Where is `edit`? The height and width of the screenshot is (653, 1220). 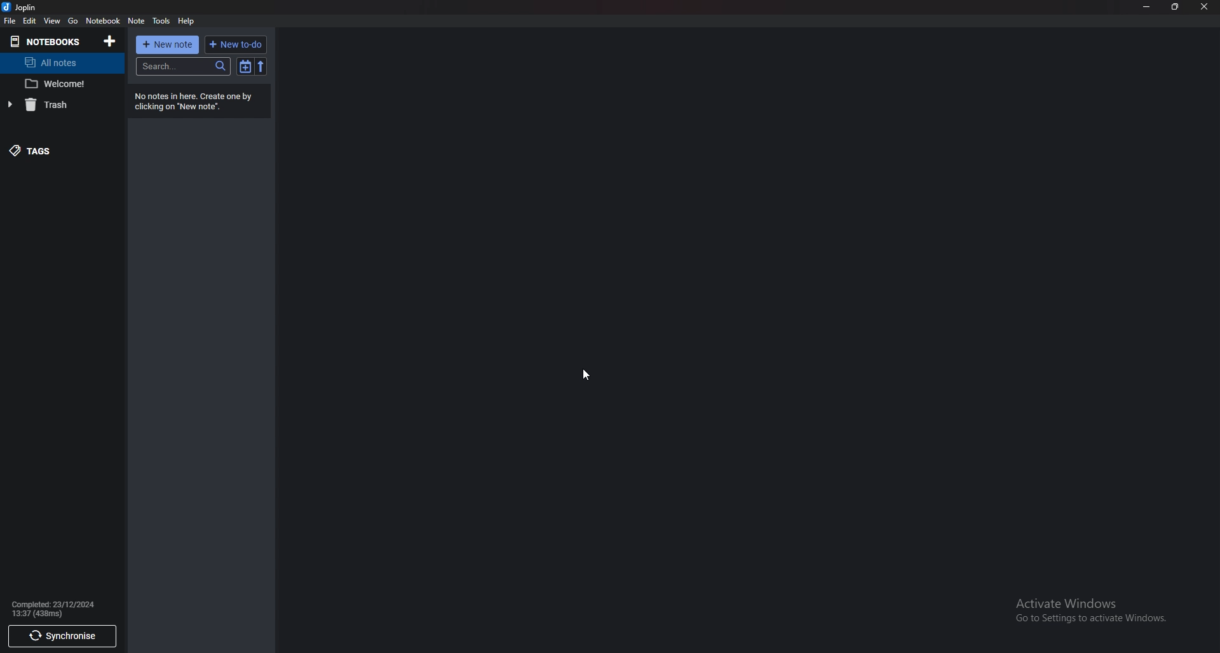
edit is located at coordinates (29, 21).